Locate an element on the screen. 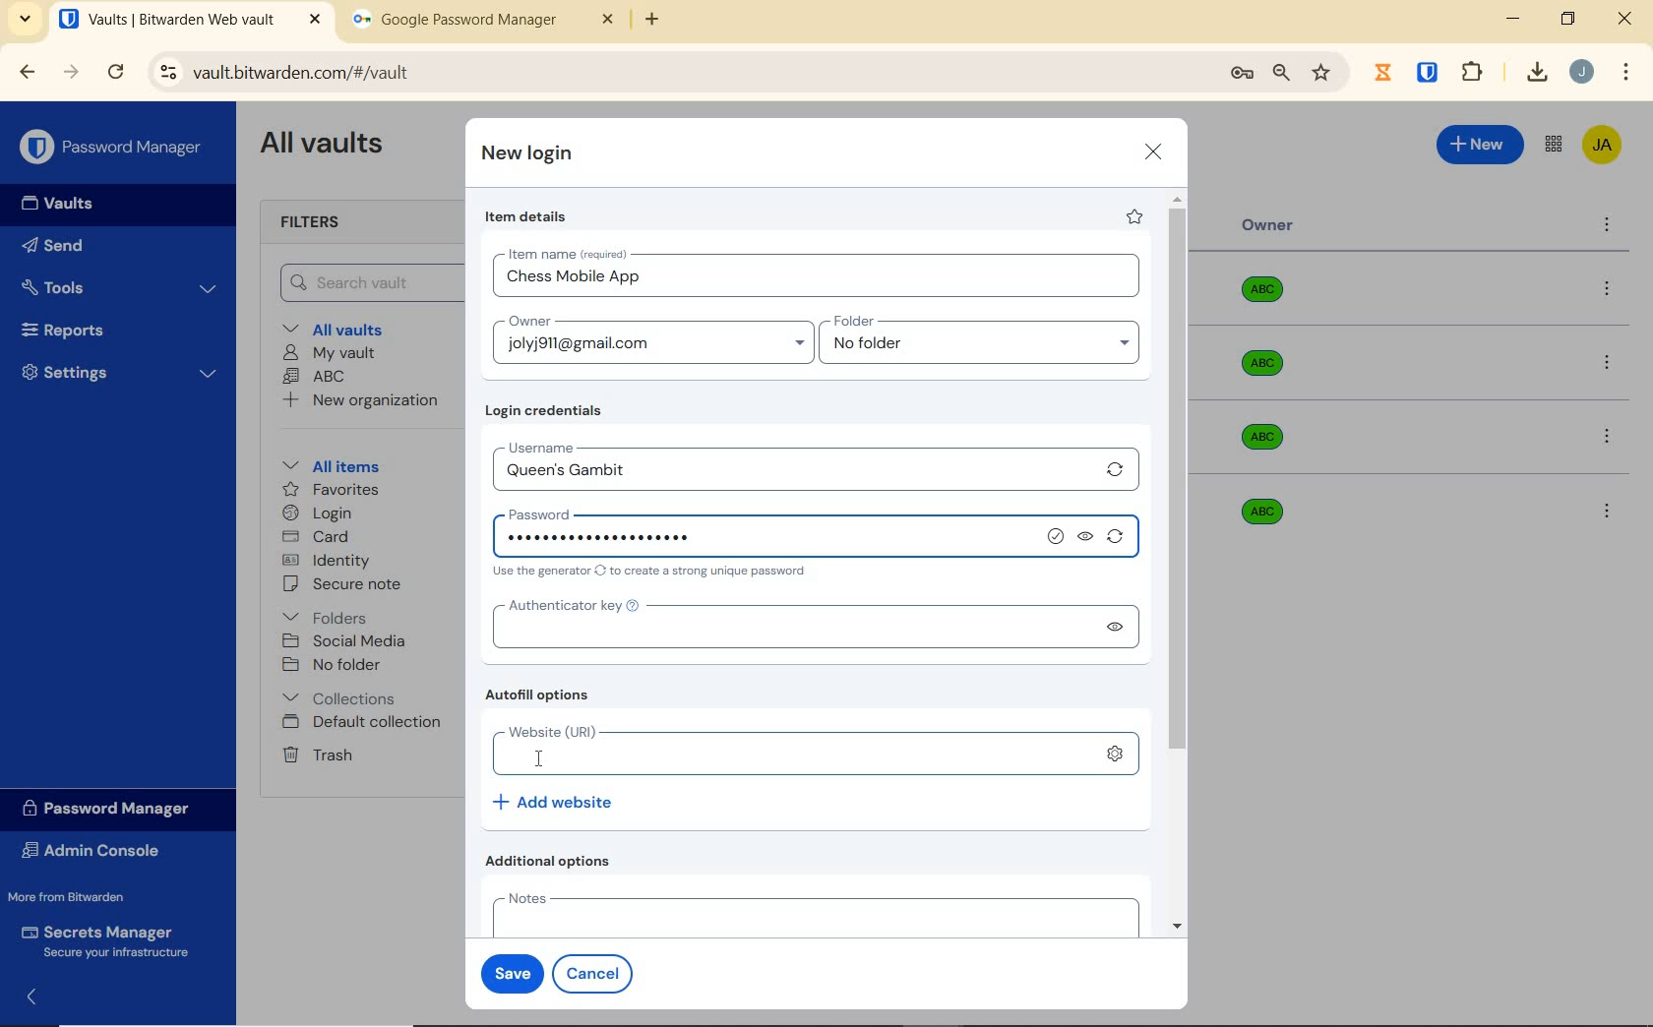 The image size is (1653, 1027). close is located at coordinates (1154, 151).